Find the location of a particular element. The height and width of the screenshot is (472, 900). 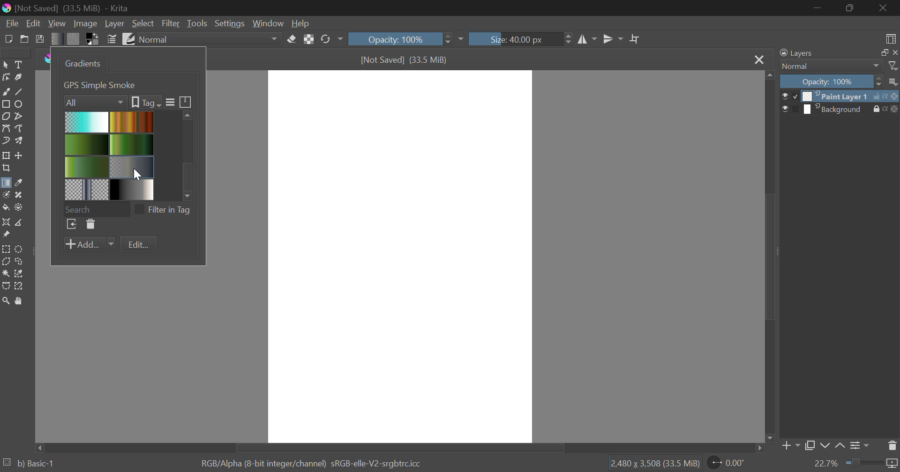

full screen is located at coordinates (882, 53).